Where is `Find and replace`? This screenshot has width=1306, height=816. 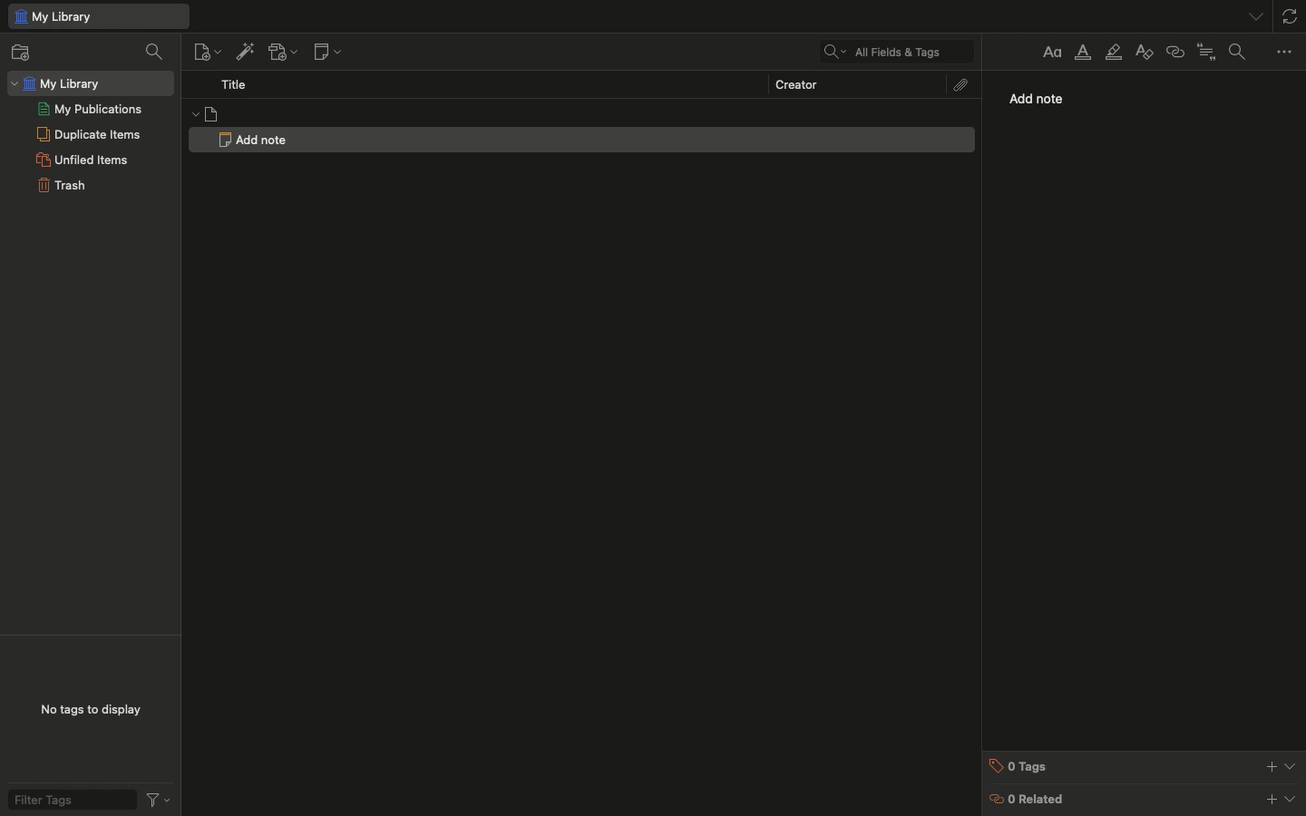
Find and replace is located at coordinates (1242, 52).